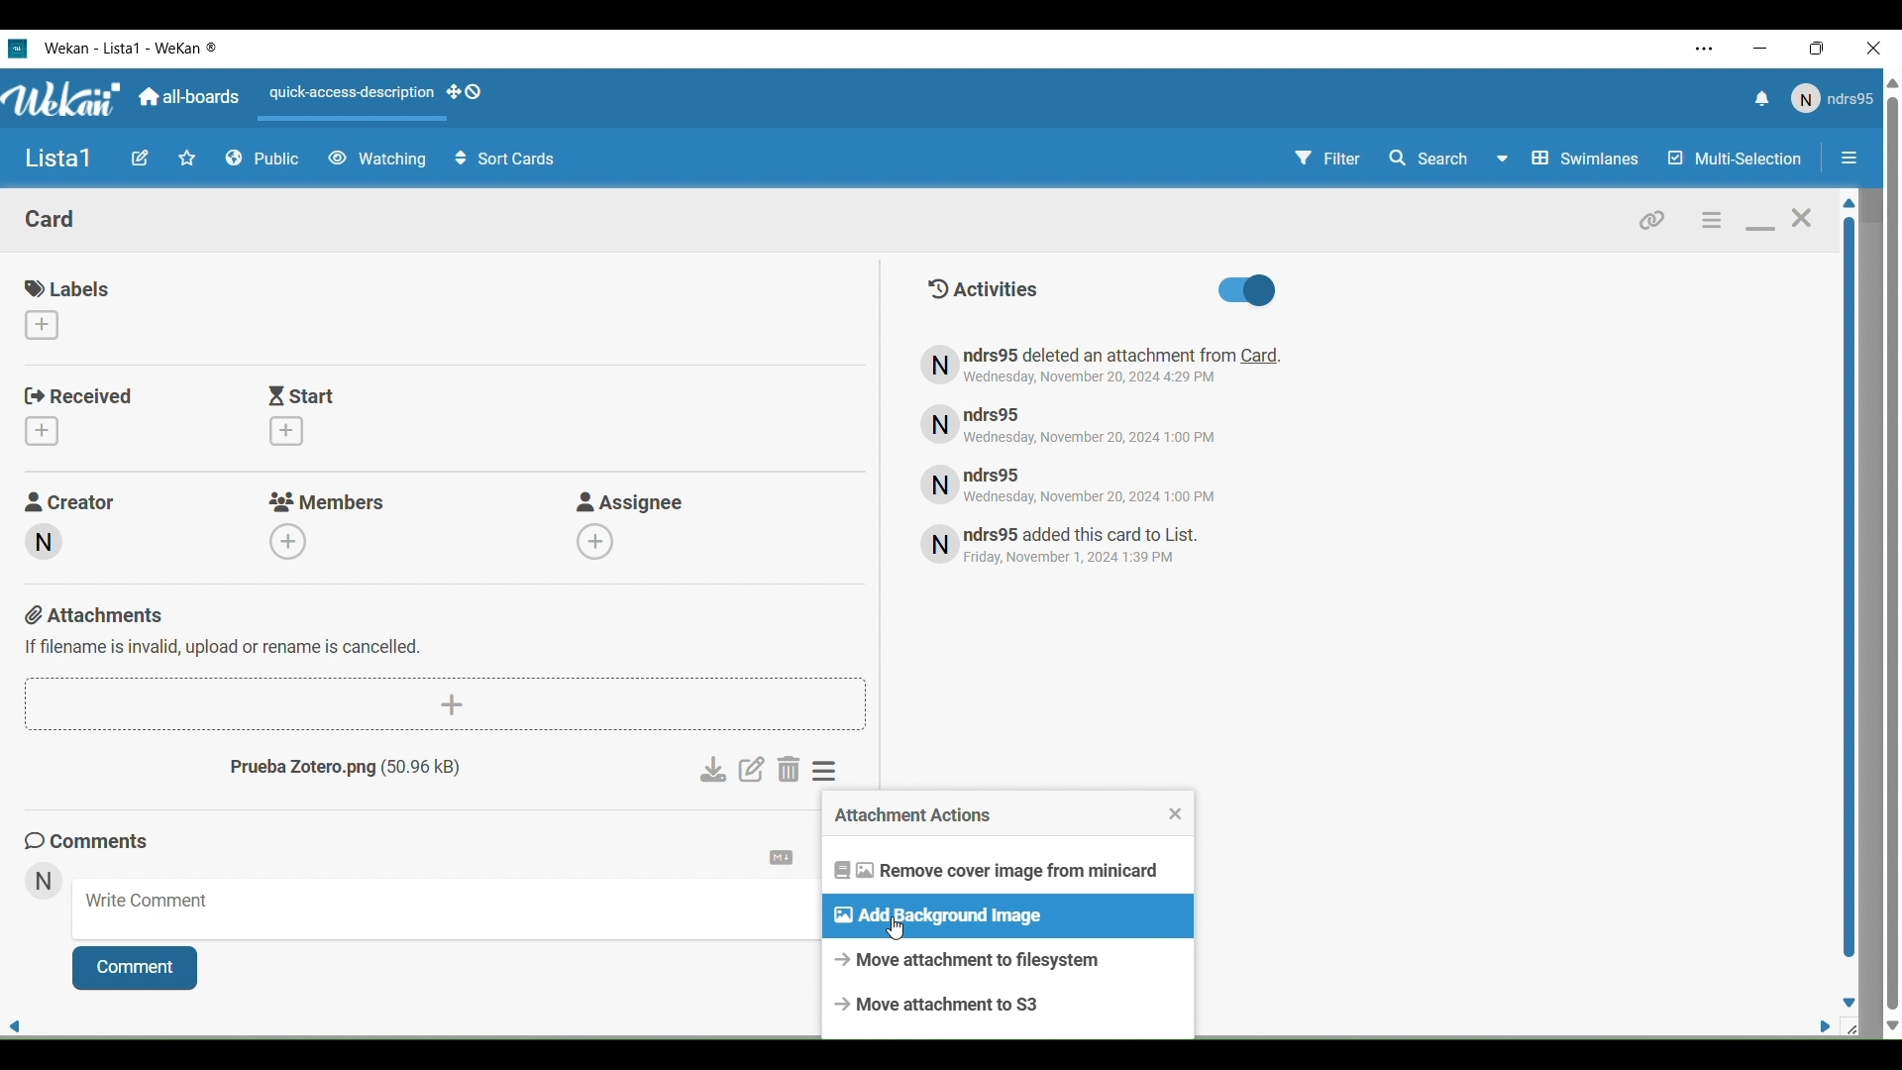  What do you see at coordinates (713, 770) in the screenshot?
I see `Download` at bounding box center [713, 770].